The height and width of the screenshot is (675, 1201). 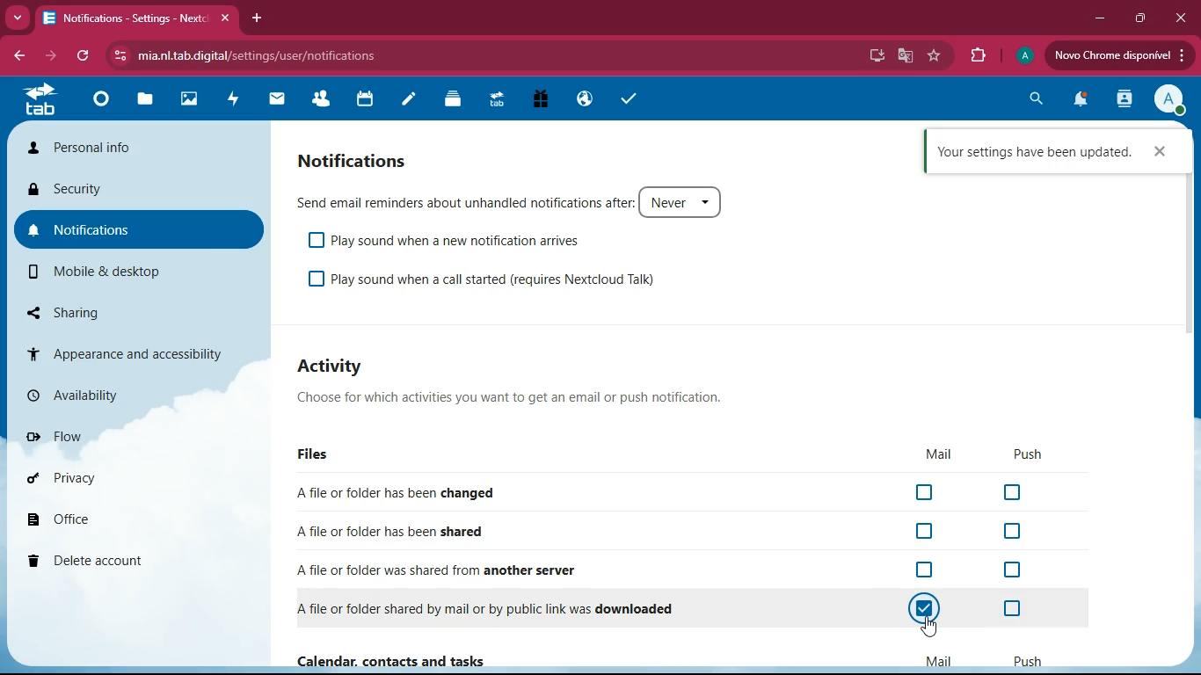 What do you see at coordinates (395, 662) in the screenshot?
I see `Calendar, contact and tasks` at bounding box center [395, 662].